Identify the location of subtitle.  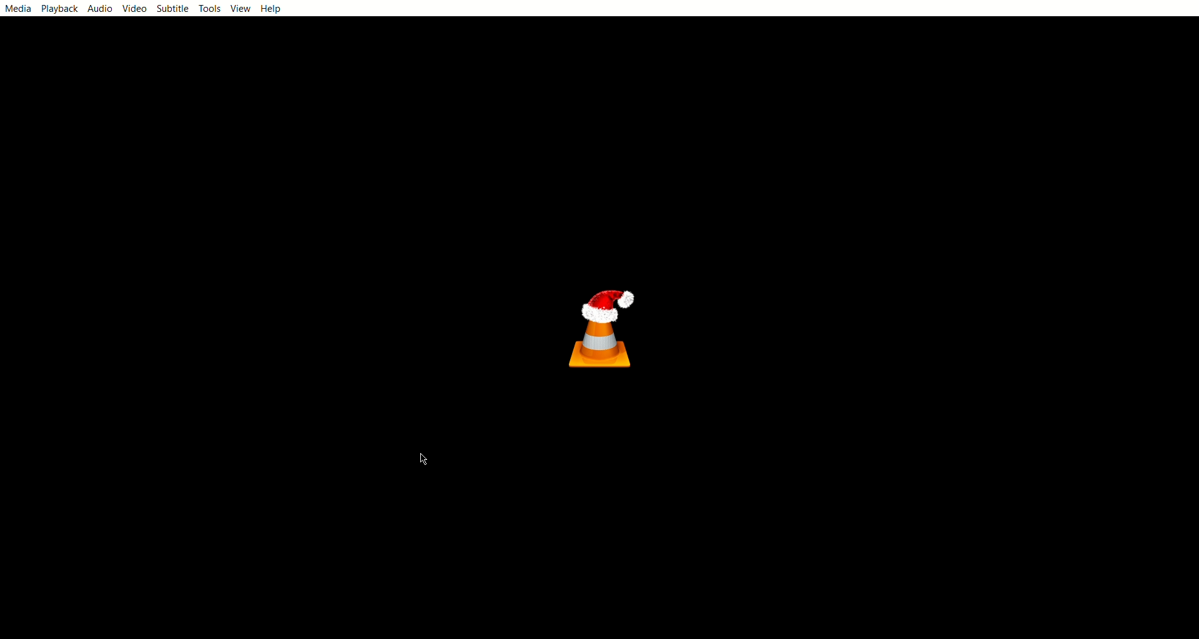
(172, 8).